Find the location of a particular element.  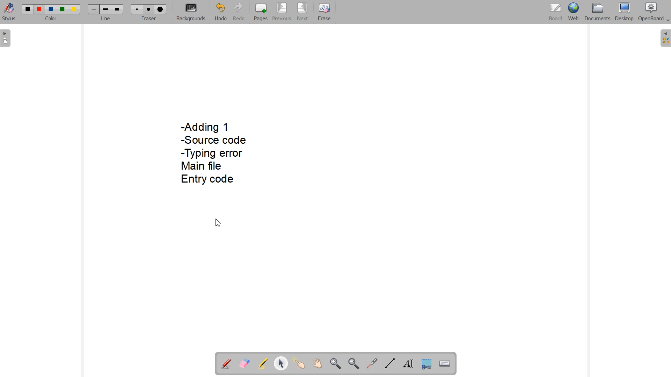

Undo is located at coordinates (220, 12).